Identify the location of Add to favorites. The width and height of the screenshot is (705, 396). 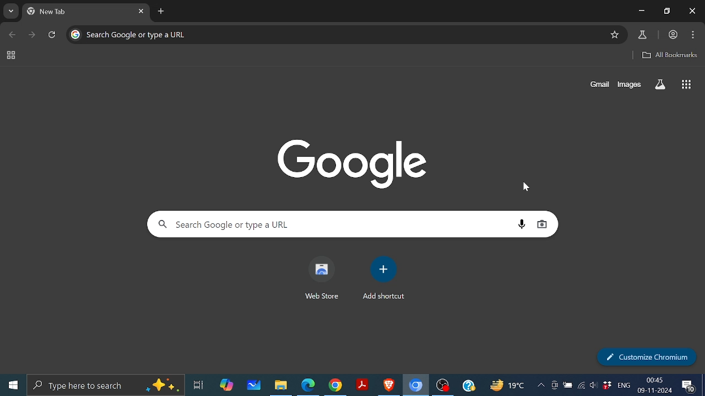
(615, 35).